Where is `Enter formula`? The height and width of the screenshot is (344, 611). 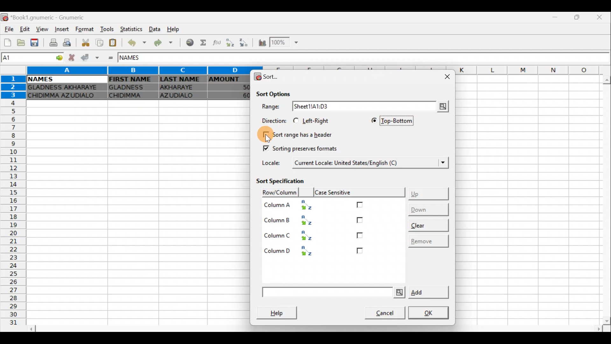
Enter formula is located at coordinates (111, 59).